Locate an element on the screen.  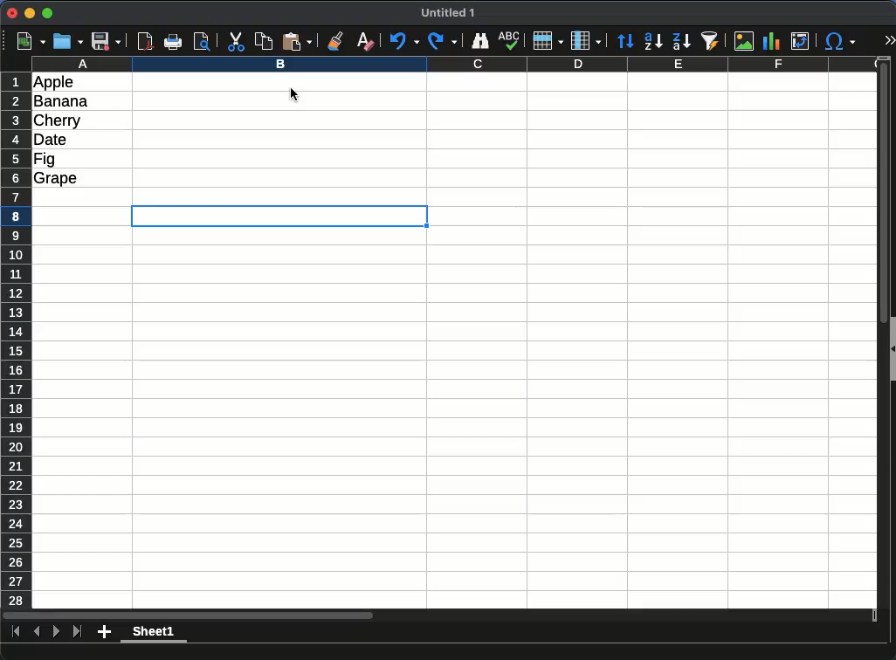
minimize is located at coordinates (31, 12).